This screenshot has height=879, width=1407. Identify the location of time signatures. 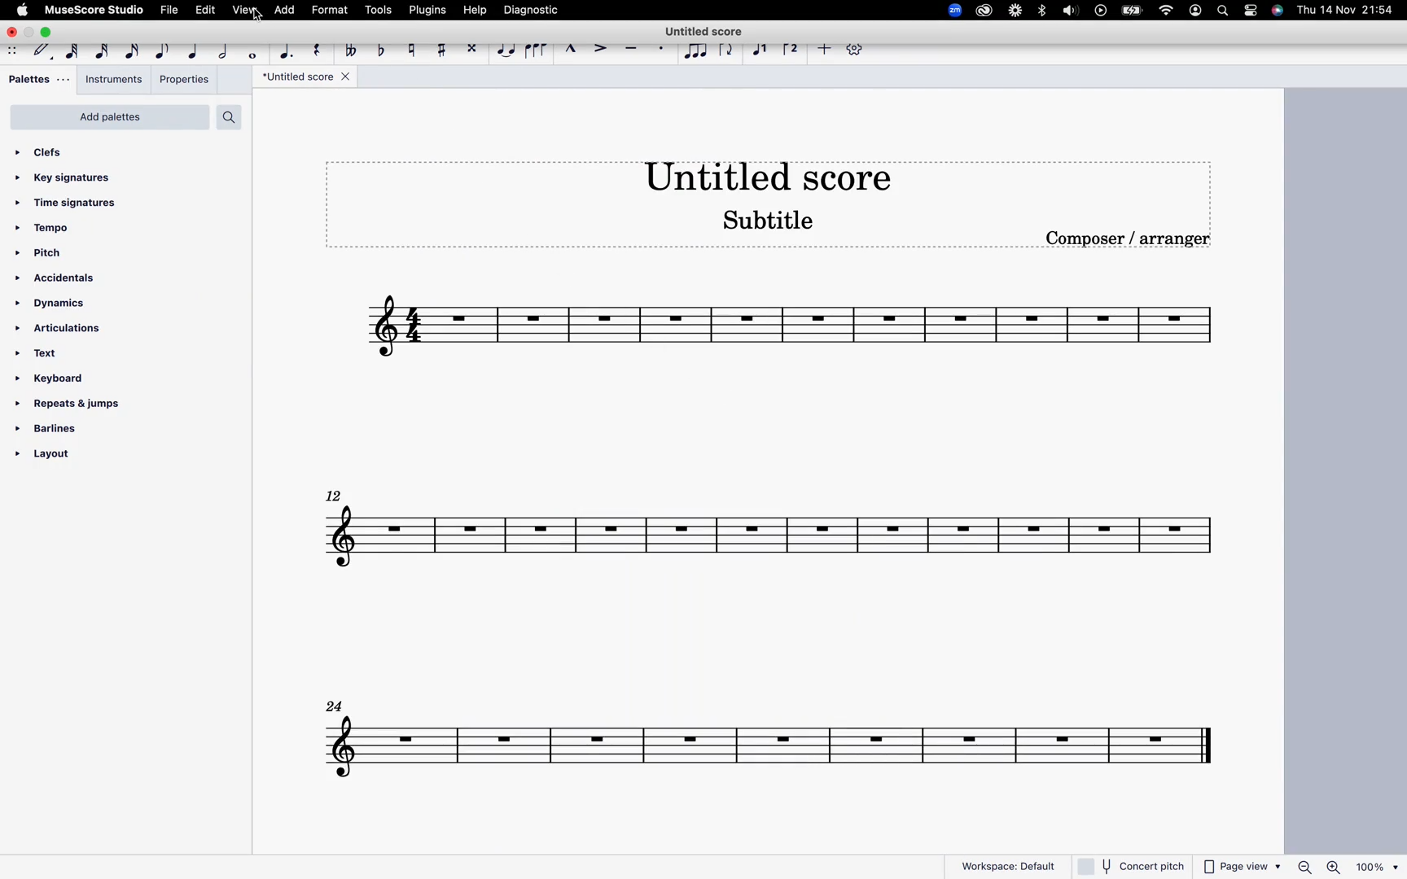
(69, 204).